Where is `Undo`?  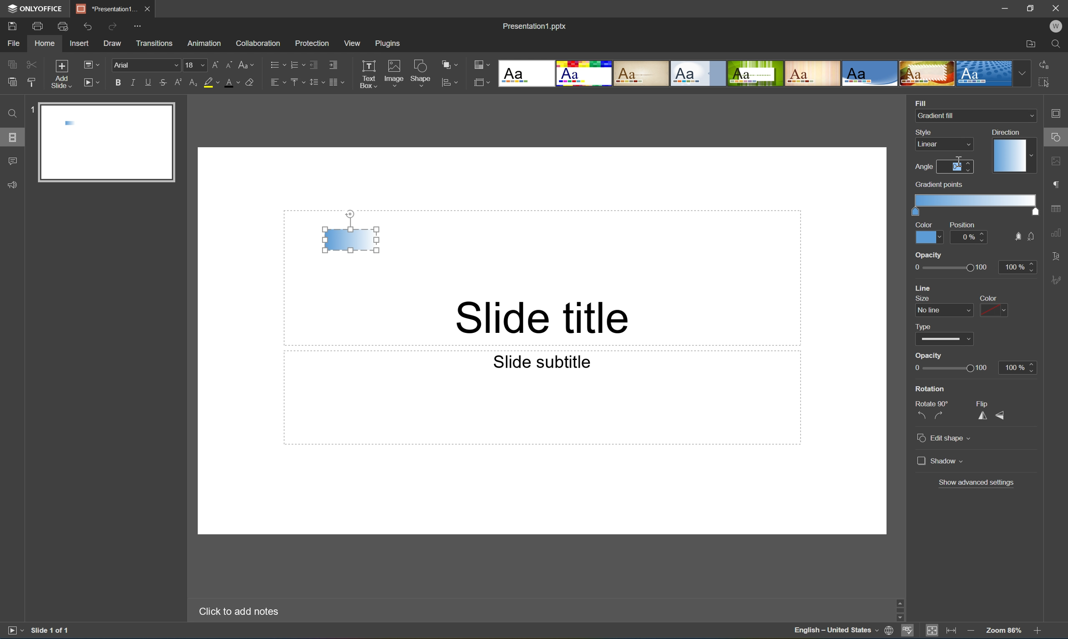 Undo is located at coordinates (86, 26).